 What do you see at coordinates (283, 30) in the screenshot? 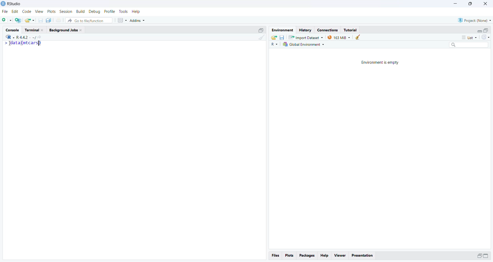
I see `Environment` at bounding box center [283, 30].